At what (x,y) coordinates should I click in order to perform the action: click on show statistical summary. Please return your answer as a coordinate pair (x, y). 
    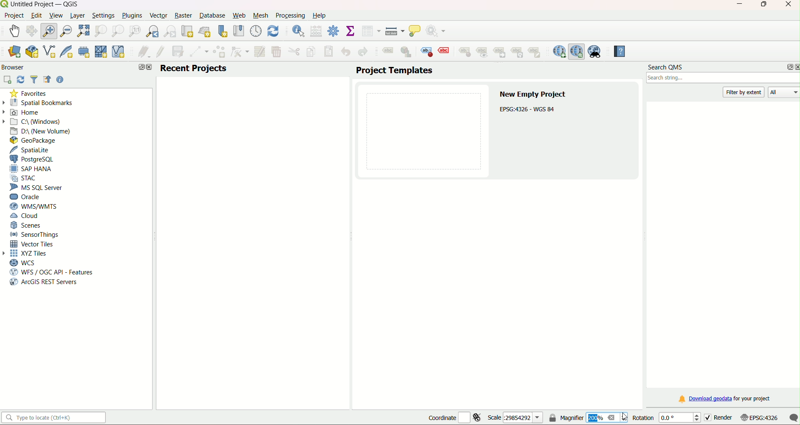
    Looking at the image, I should click on (351, 31).